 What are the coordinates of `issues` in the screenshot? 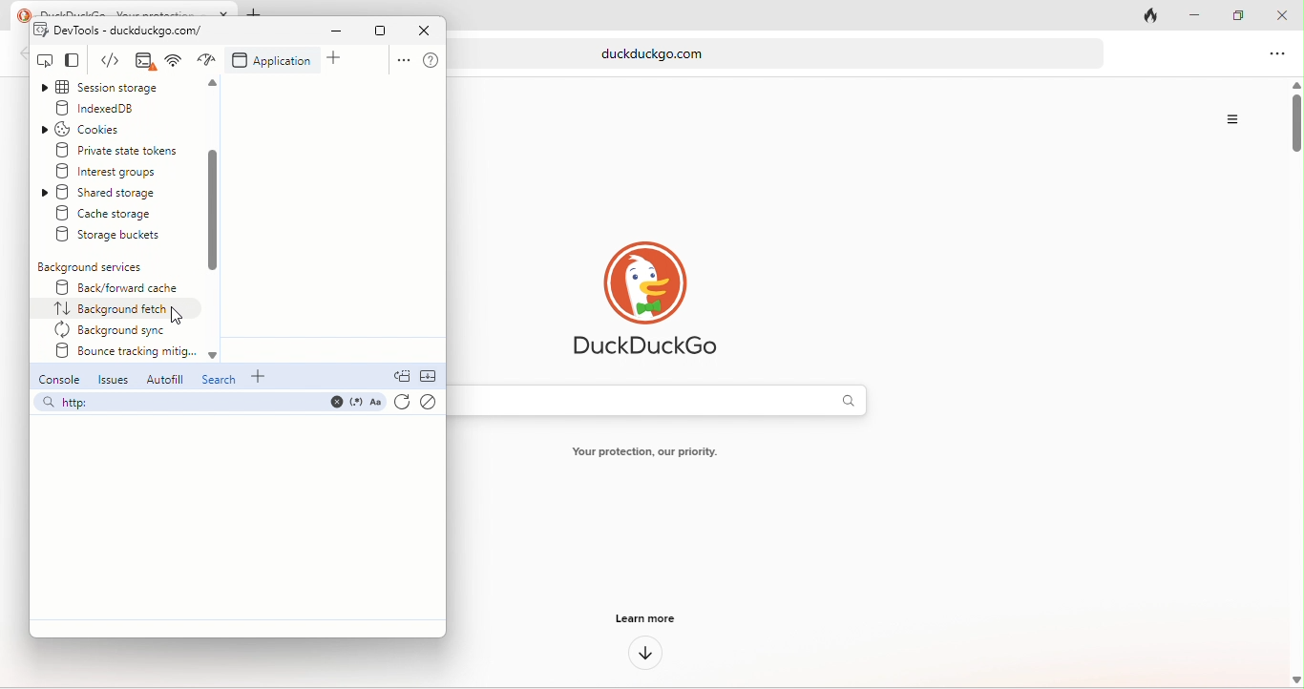 It's located at (114, 381).